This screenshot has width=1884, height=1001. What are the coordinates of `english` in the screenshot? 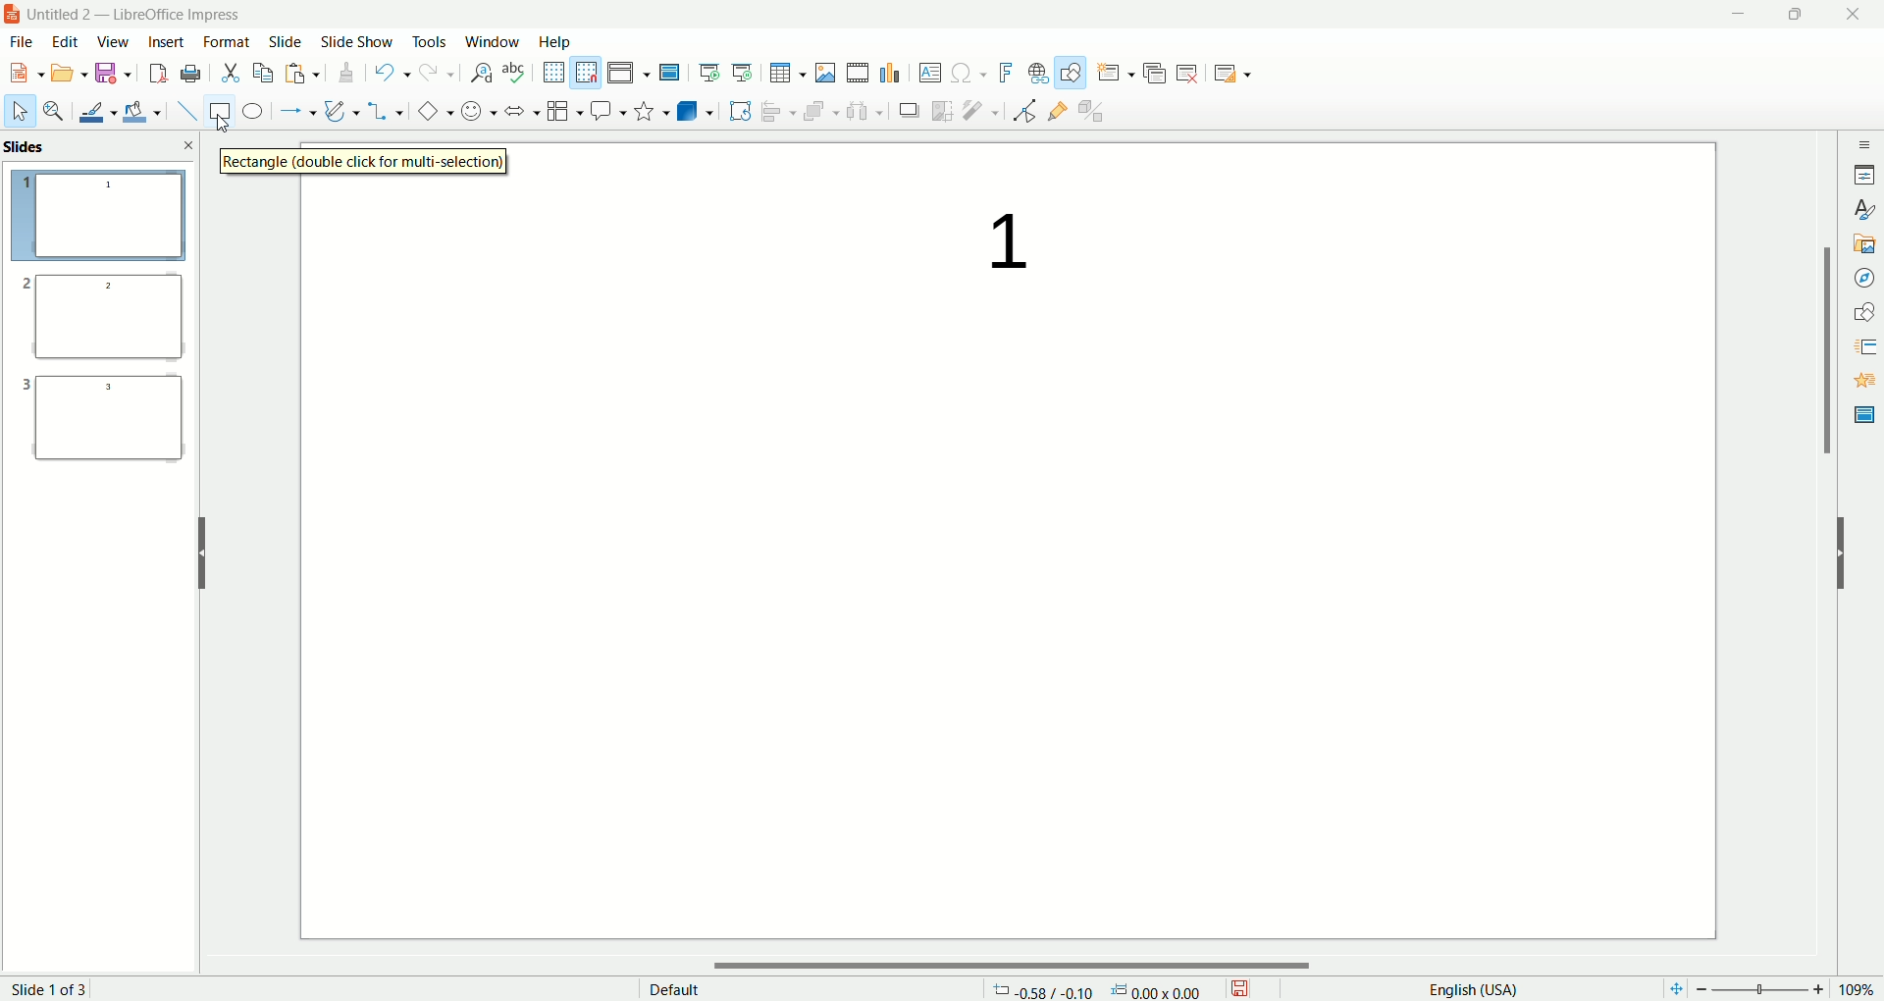 It's located at (1471, 988).